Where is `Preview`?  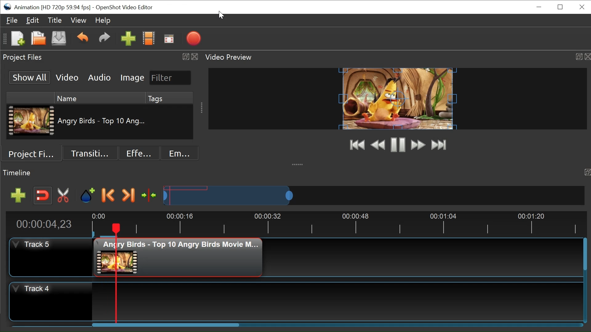
Preview is located at coordinates (378, 146).